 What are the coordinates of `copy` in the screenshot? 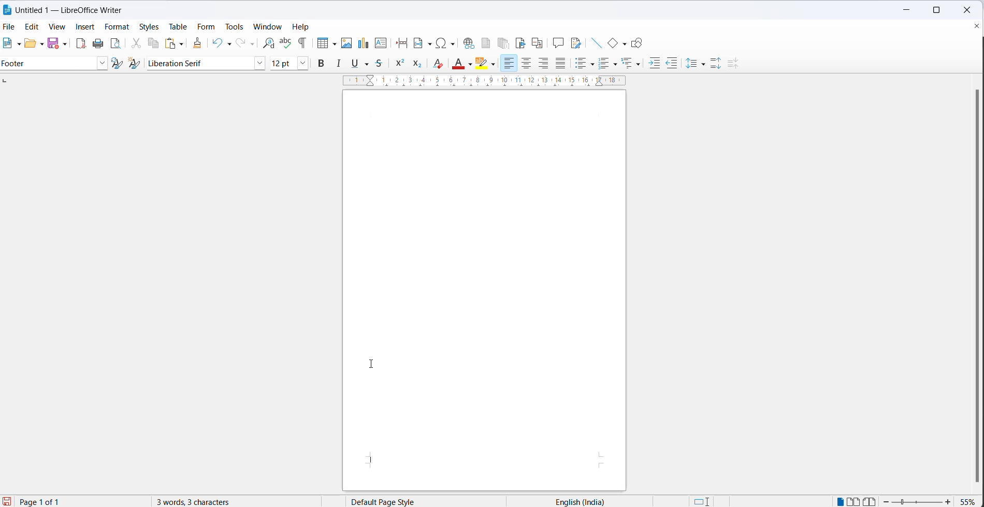 It's located at (153, 43).